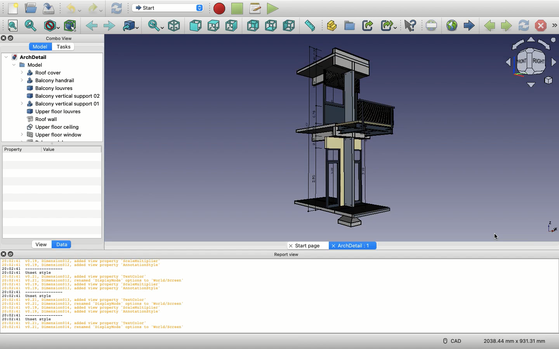 This screenshot has height=349, width=559. Describe the element at coordinates (40, 47) in the screenshot. I see `Model` at that location.